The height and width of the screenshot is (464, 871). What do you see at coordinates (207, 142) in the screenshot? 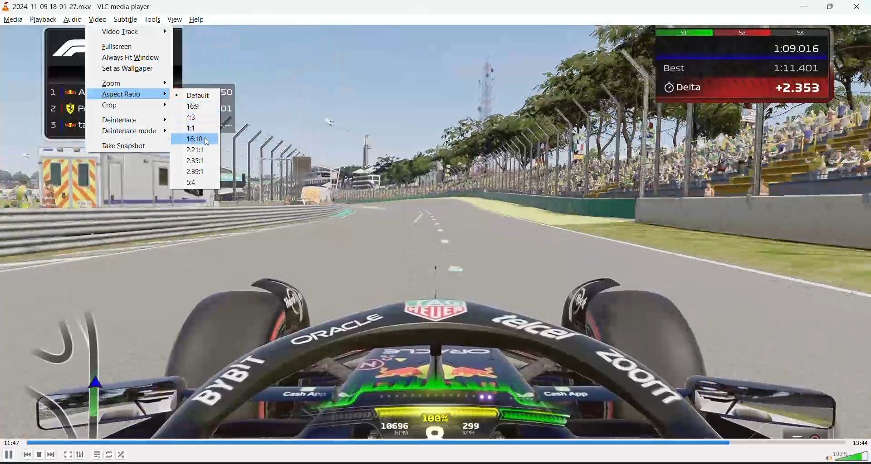
I see `cursor` at bounding box center [207, 142].